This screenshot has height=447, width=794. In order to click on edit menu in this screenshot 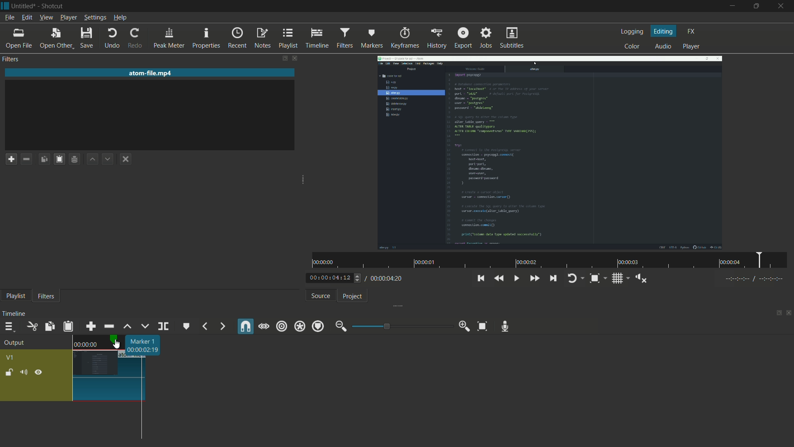, I will do `click(27, 19)`.